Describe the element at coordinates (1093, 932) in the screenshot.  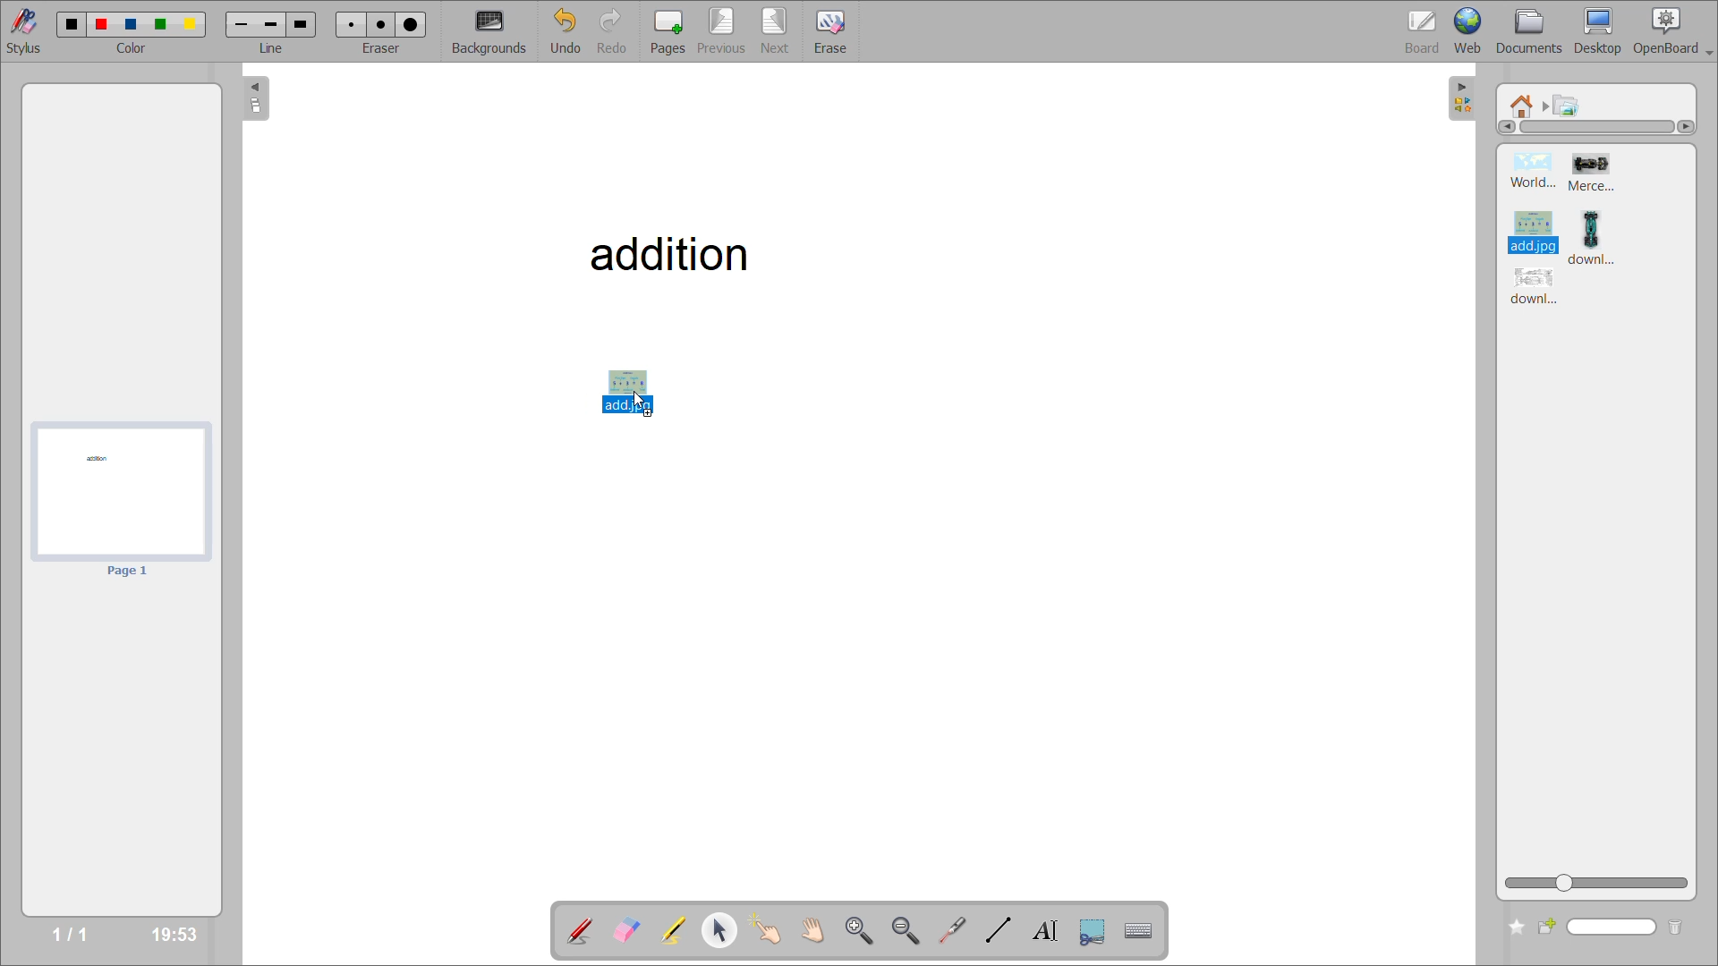
I see `capture part of the screen` at that location.